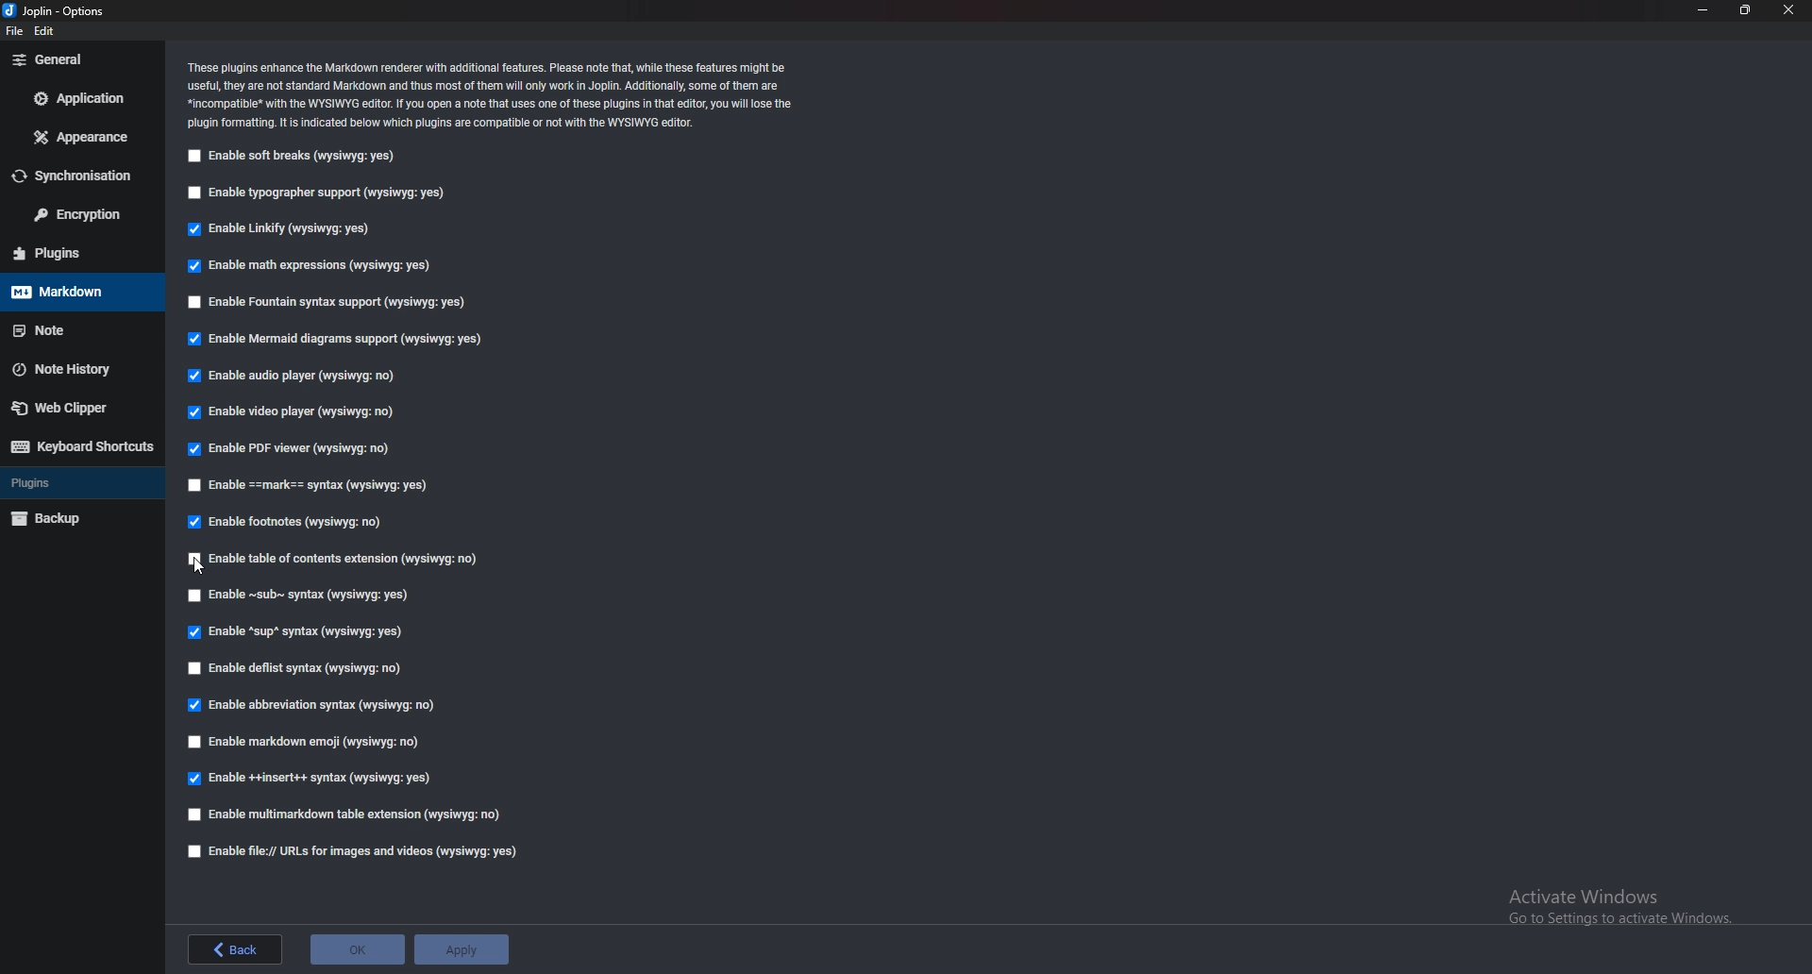 The height and width of the screenshot is (974, 1812). I want to click on Enable file urls for image and videos, so click(367, 850).